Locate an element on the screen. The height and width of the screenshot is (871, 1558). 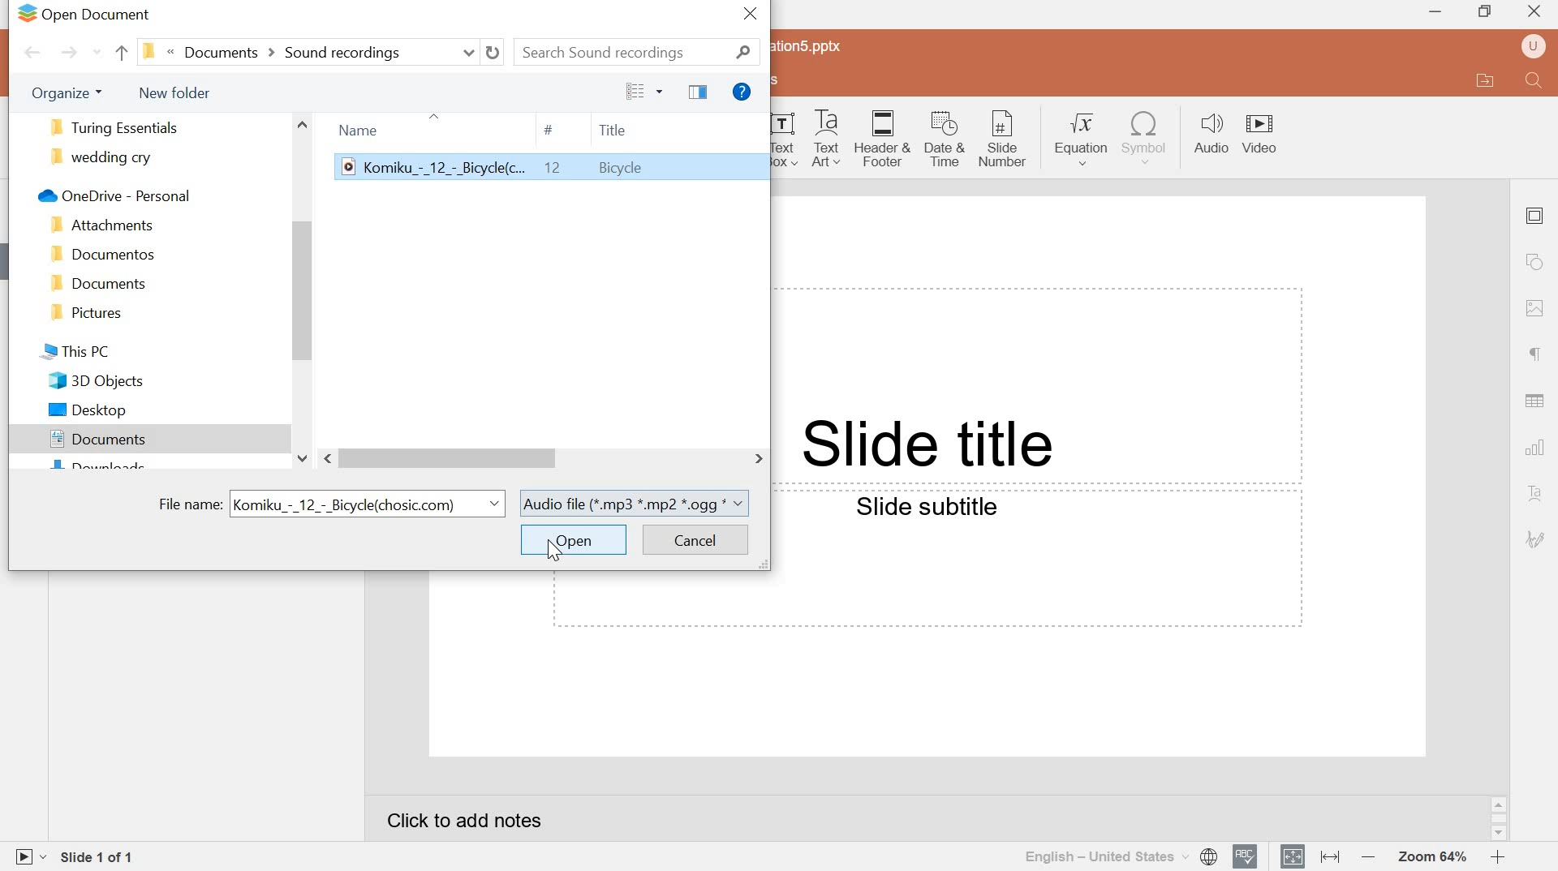
select document language is located at coordinates (1121, 856).